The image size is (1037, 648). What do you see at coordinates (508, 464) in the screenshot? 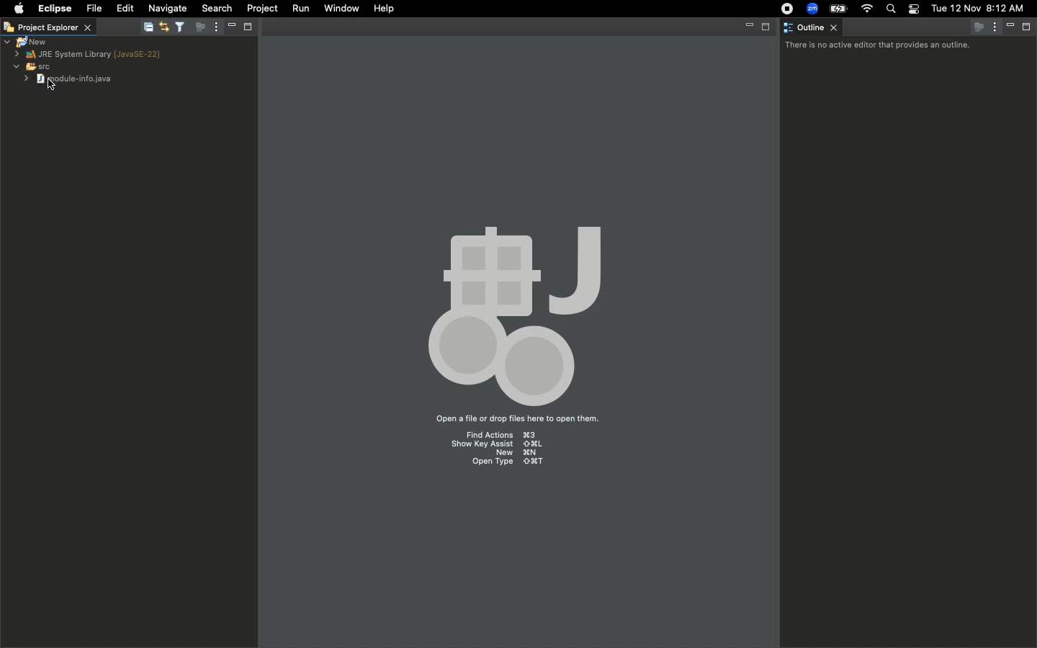
I see `Open type` at bounding box center [508, 464].